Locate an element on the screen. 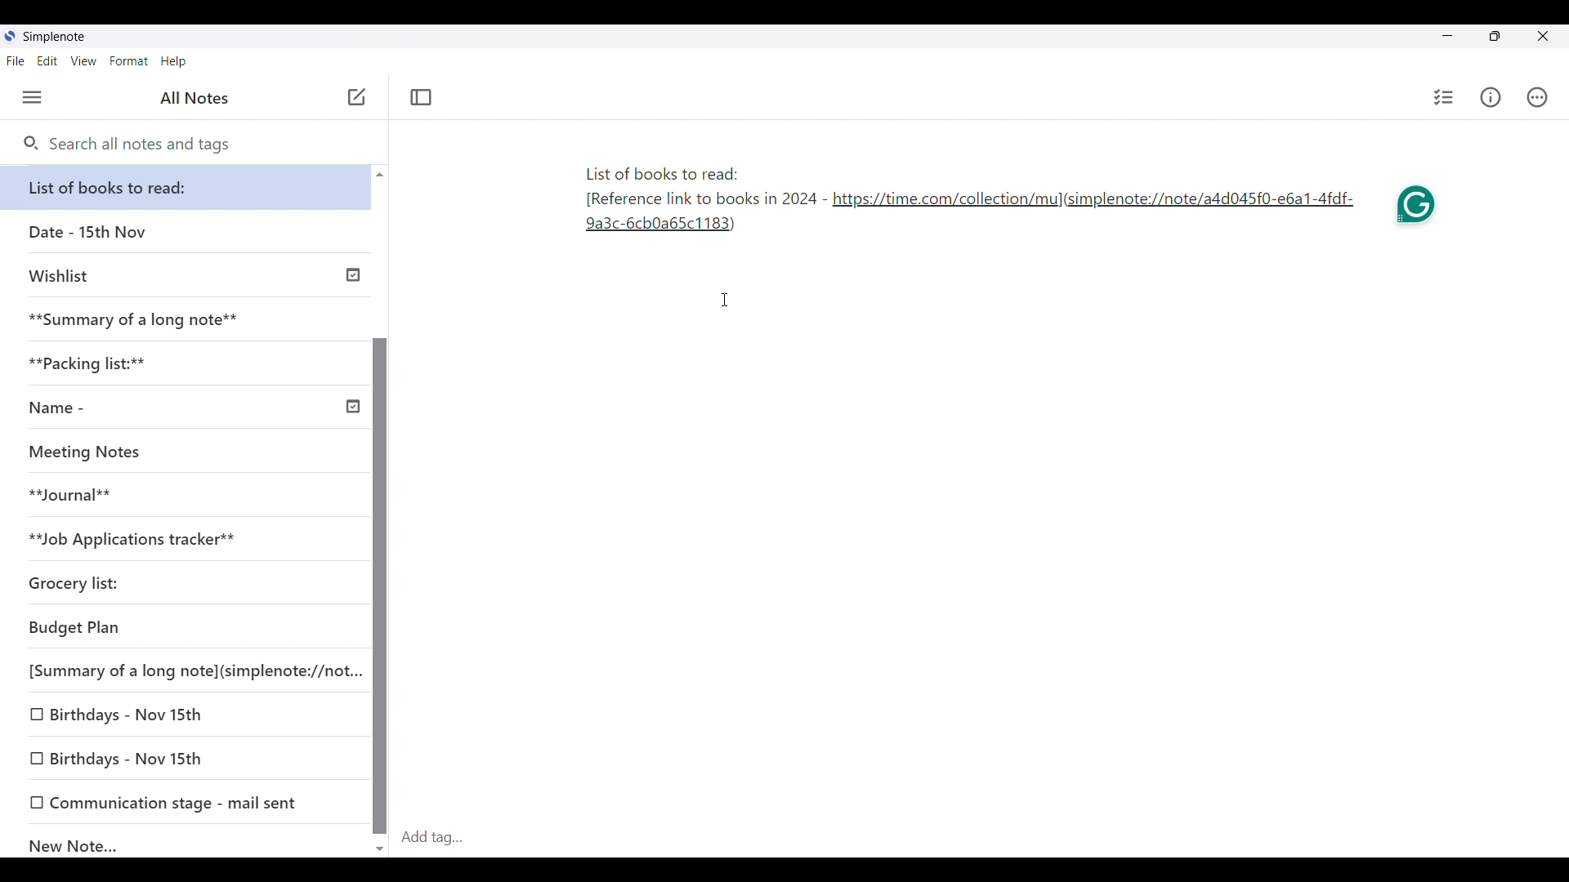  Help  is located at coordinates (174, 62).